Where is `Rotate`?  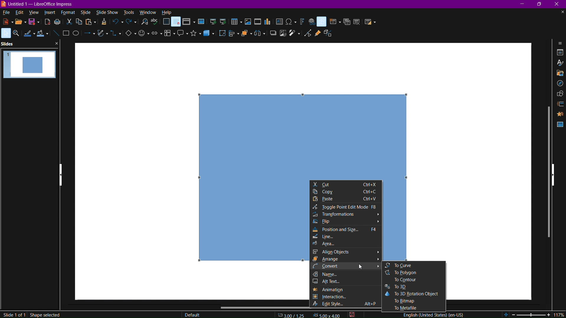 Rotate is located at coordinates (223, 35).